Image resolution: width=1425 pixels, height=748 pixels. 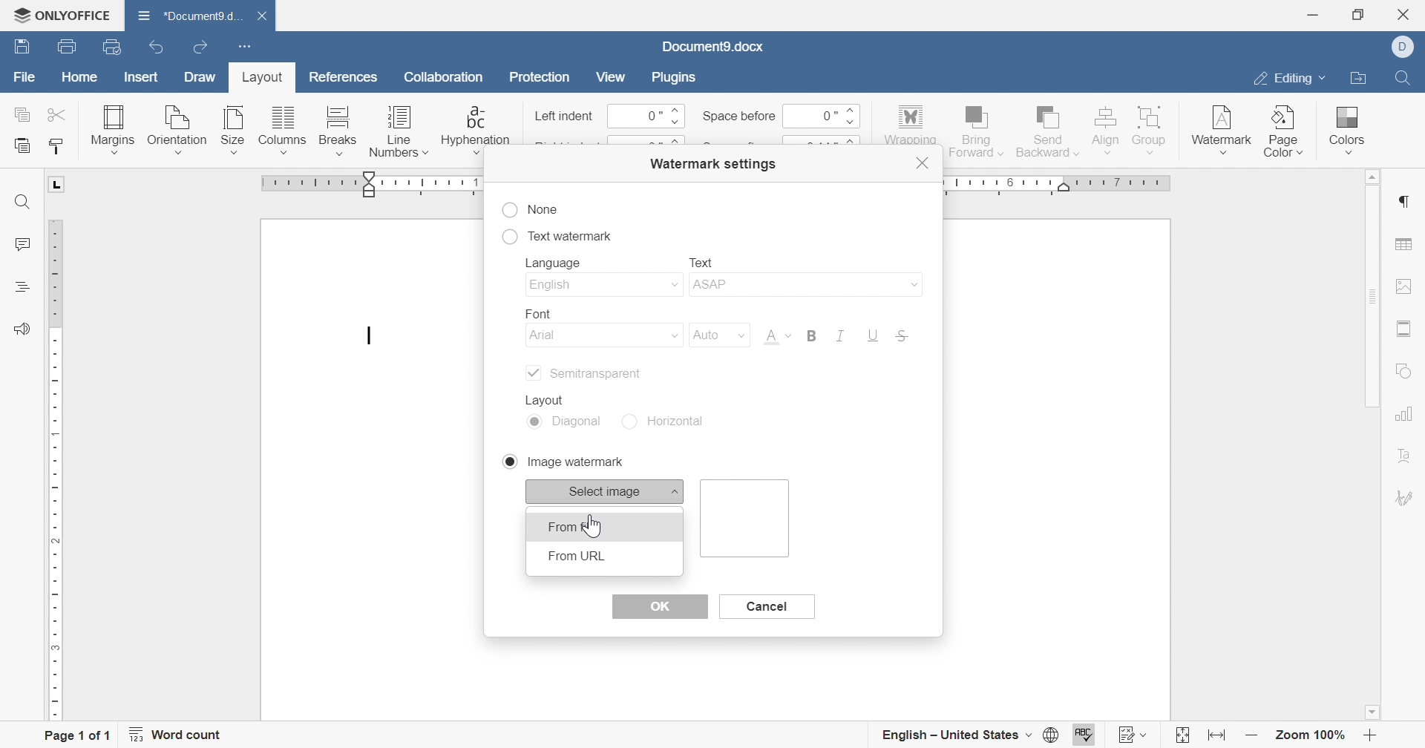 What do you see at coordinates (738, 116) in the screenshot?
I see `space before` at bounding box center [738, 116].